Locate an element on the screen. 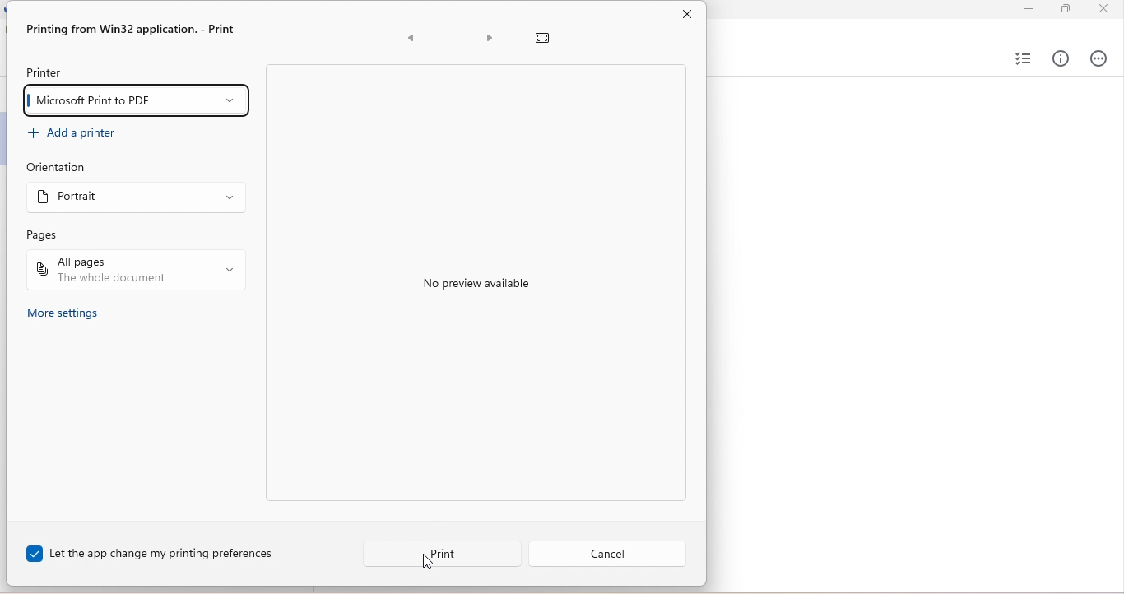 Image resolution: width=1124 pixels, height=594 pixels. cursor movement is located at coordinates (429, 562).